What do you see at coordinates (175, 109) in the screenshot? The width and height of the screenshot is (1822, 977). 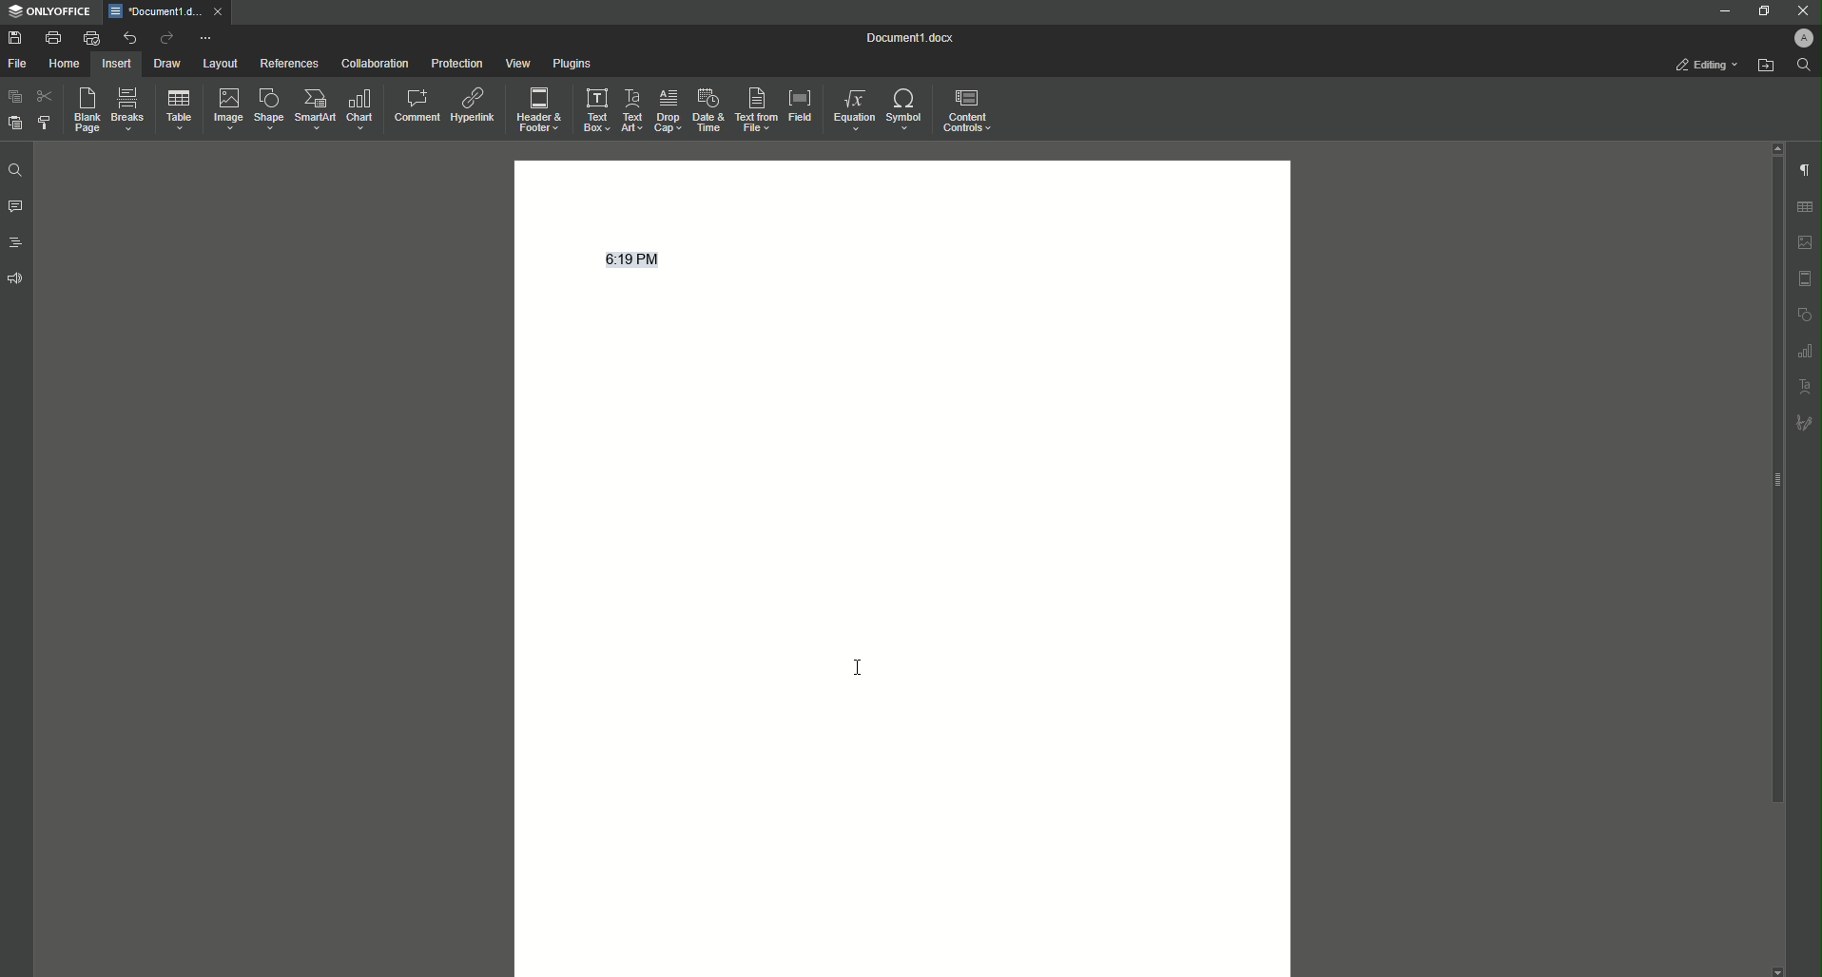 I see `Table` at bounding box center [175, 109].